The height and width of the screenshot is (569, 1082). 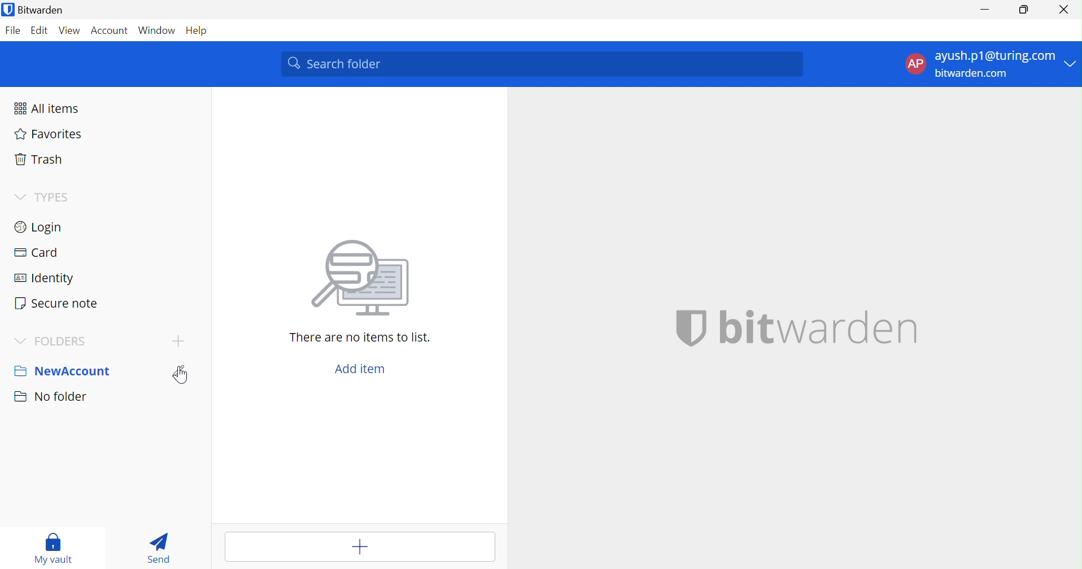 What do you see at coordinates (362, 366) in the screenshot?
I see `Add item` at bounding box center [362, 366].